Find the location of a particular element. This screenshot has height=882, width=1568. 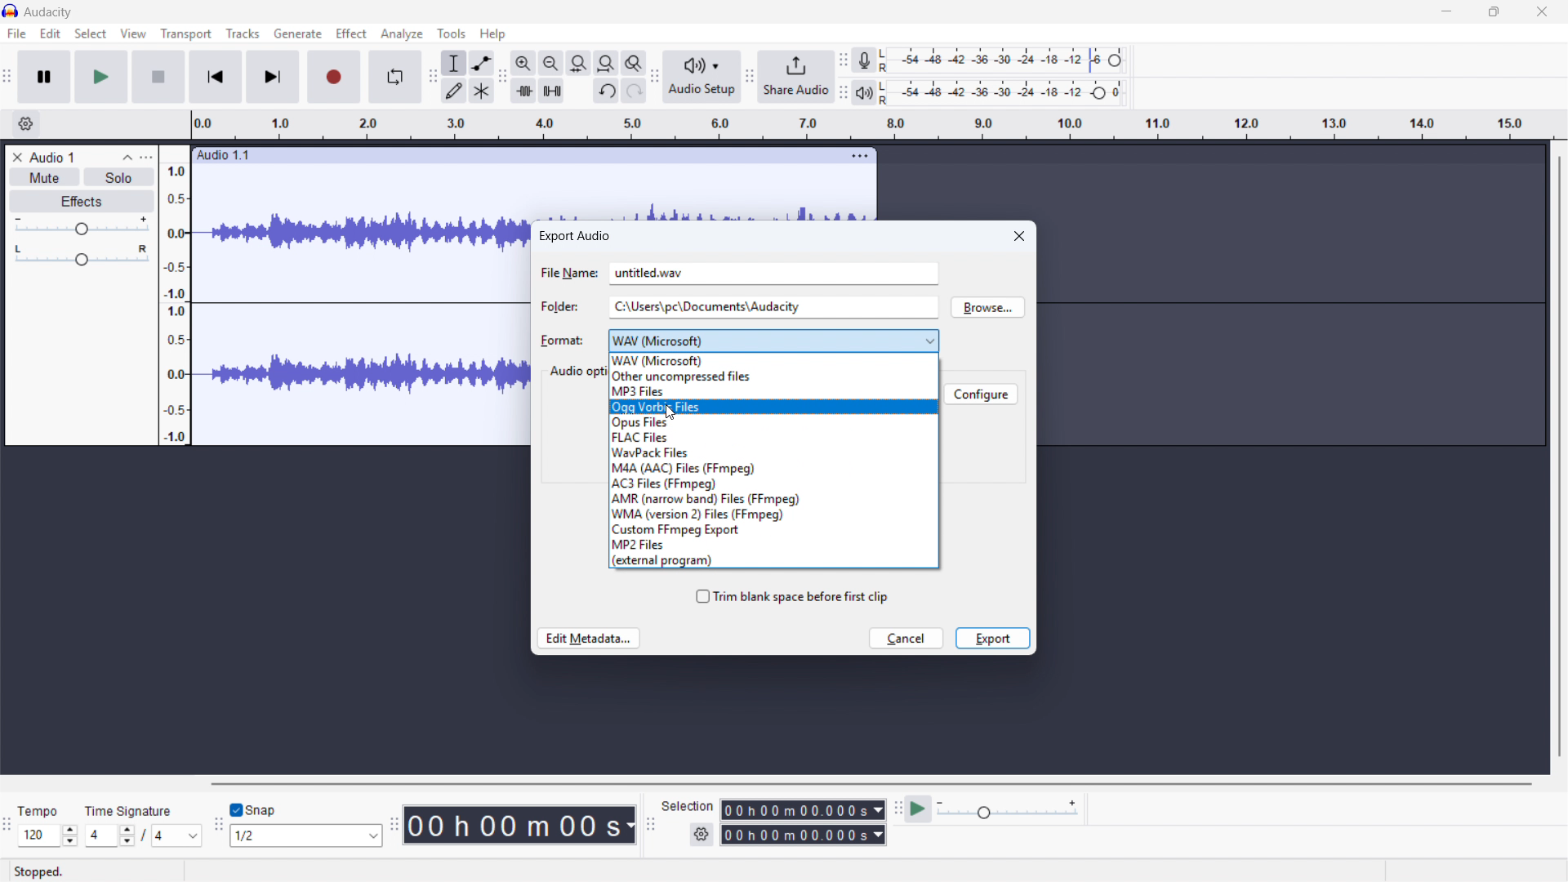

Selection settings  is located at coordinates (702, 834).